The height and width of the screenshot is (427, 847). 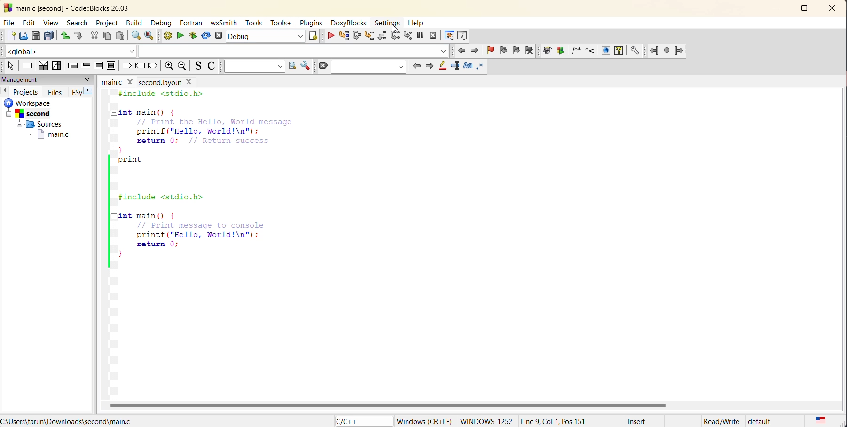 I want to click on debug, so click(x=164, y=24).